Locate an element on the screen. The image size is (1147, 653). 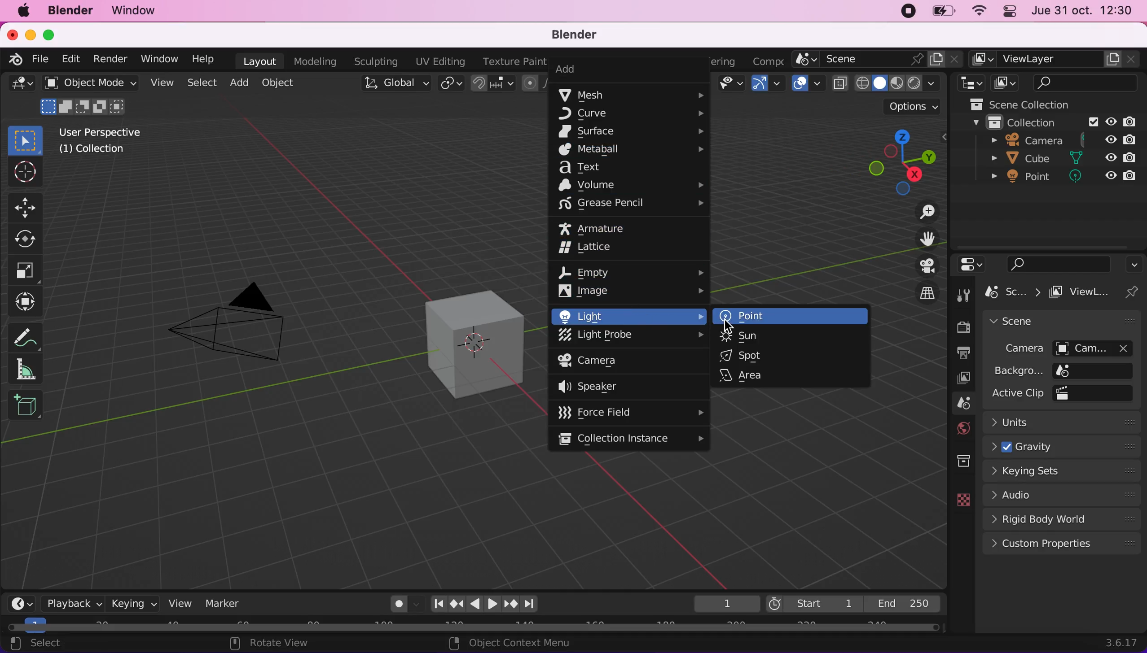
gravity is located at coordinates (1065, 447).